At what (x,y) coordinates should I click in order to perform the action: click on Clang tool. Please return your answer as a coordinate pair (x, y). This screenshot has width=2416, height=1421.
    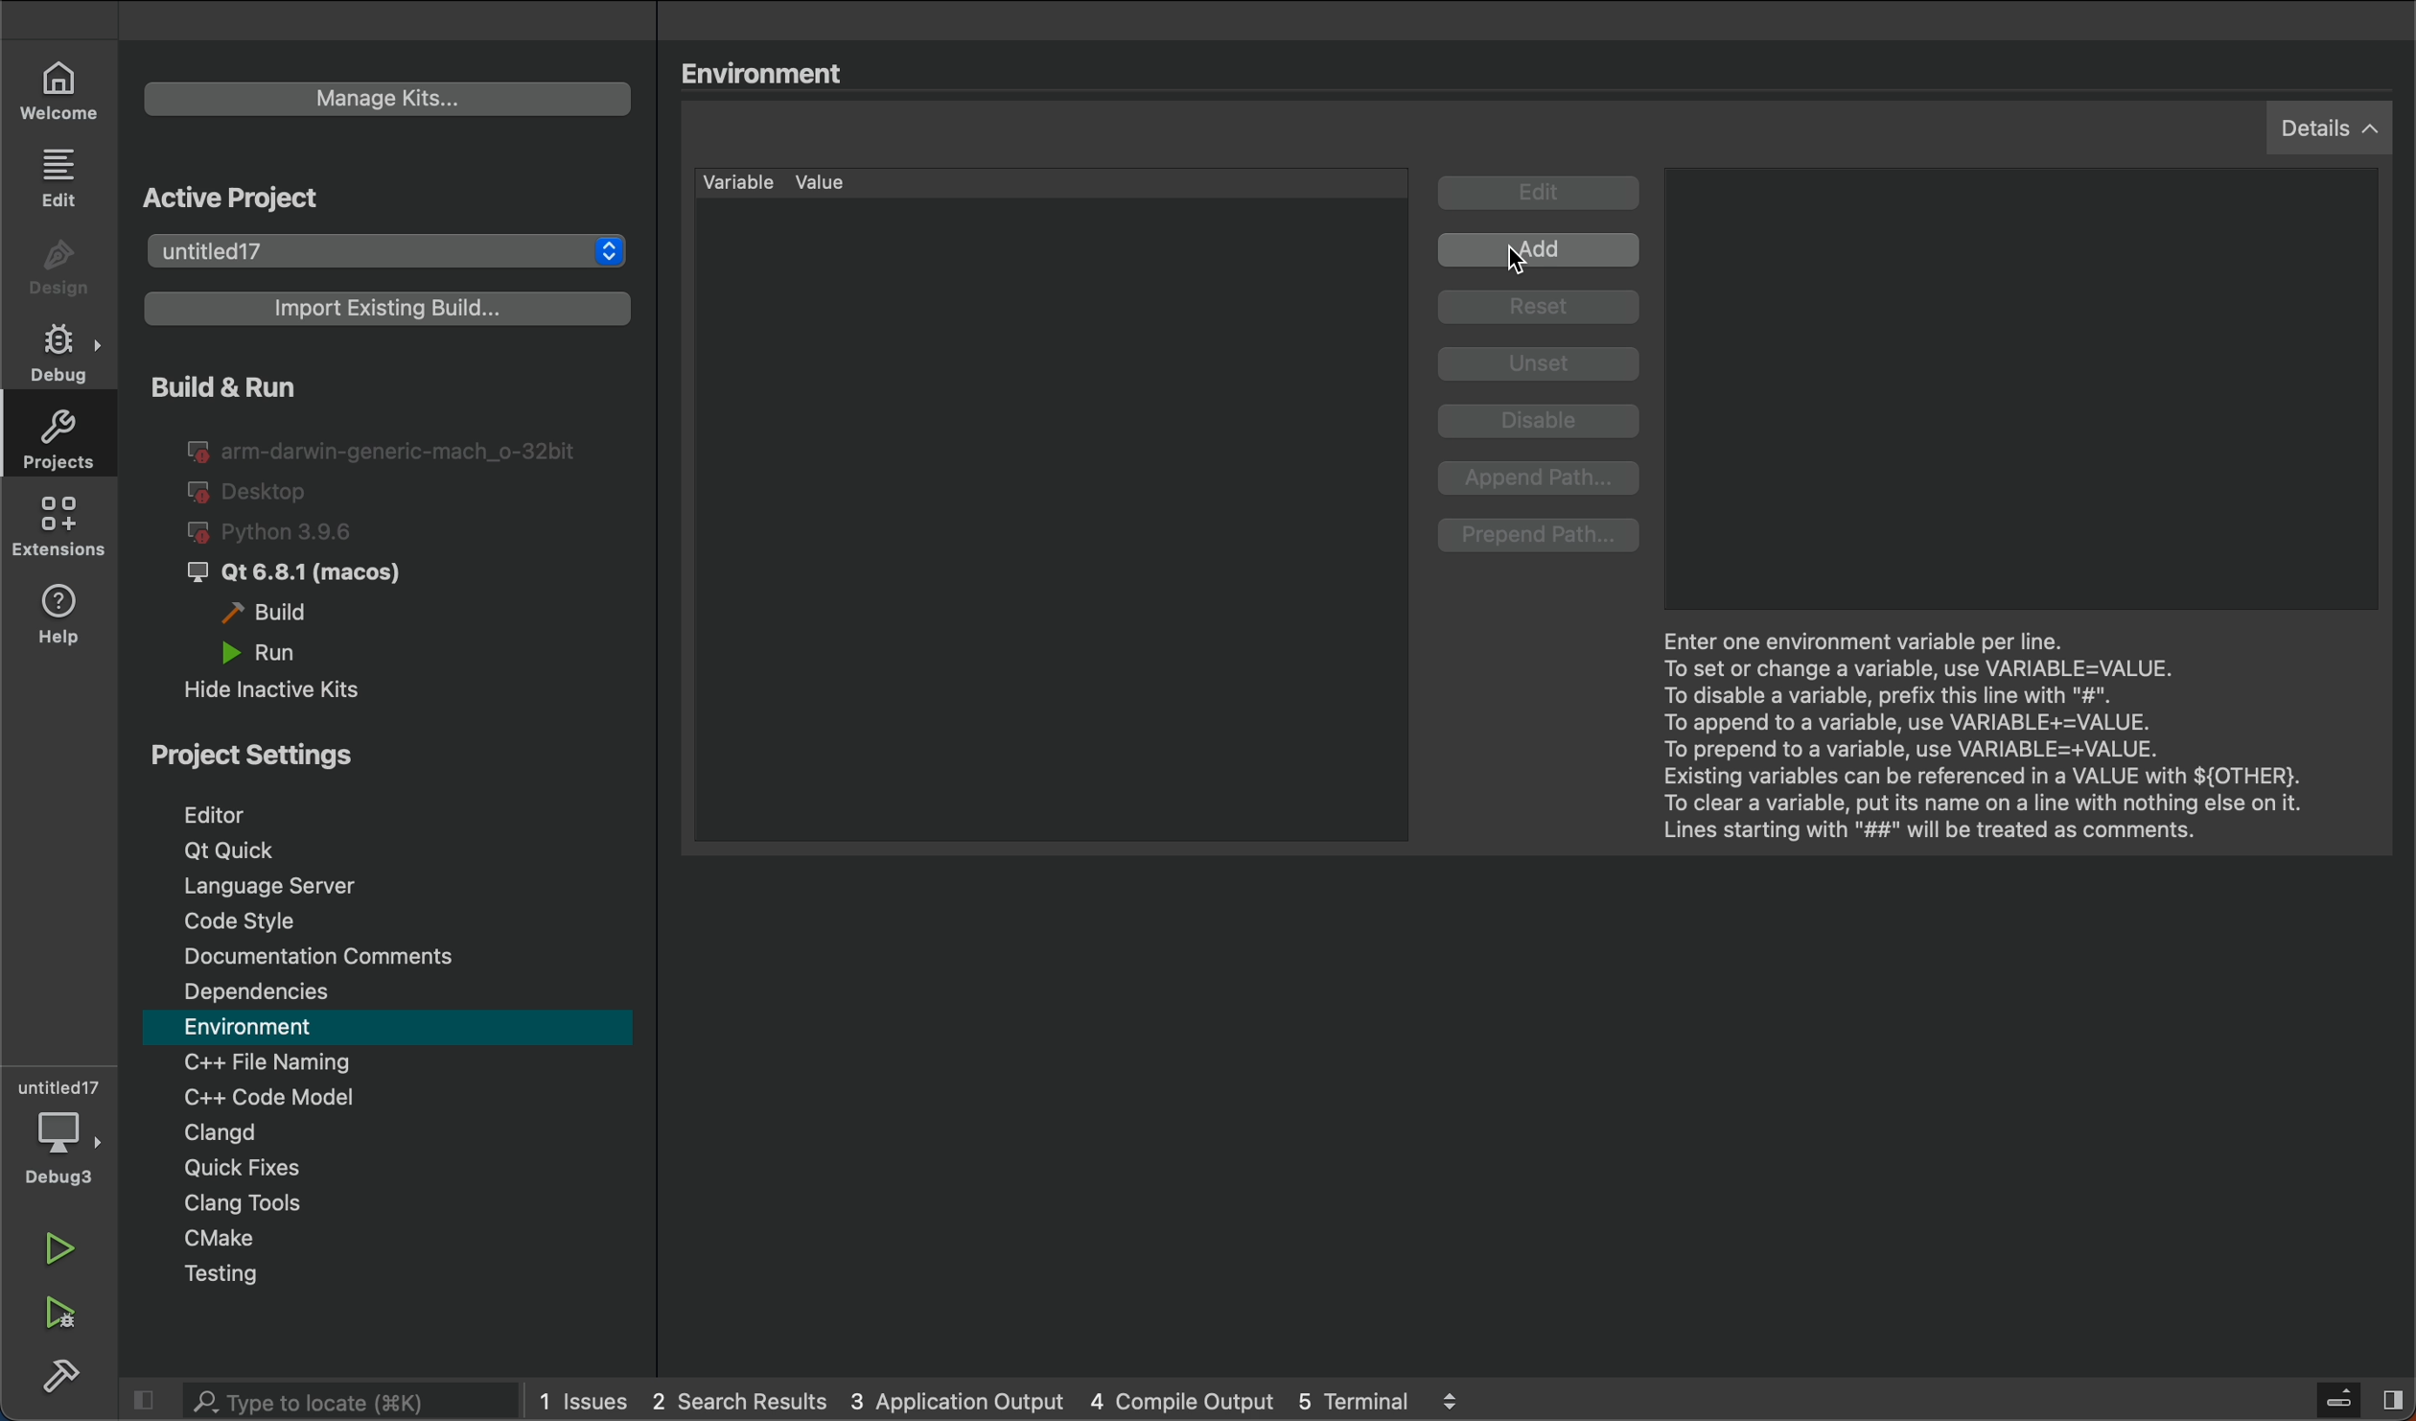
    Looking at the image, I should click on (403, 1204).